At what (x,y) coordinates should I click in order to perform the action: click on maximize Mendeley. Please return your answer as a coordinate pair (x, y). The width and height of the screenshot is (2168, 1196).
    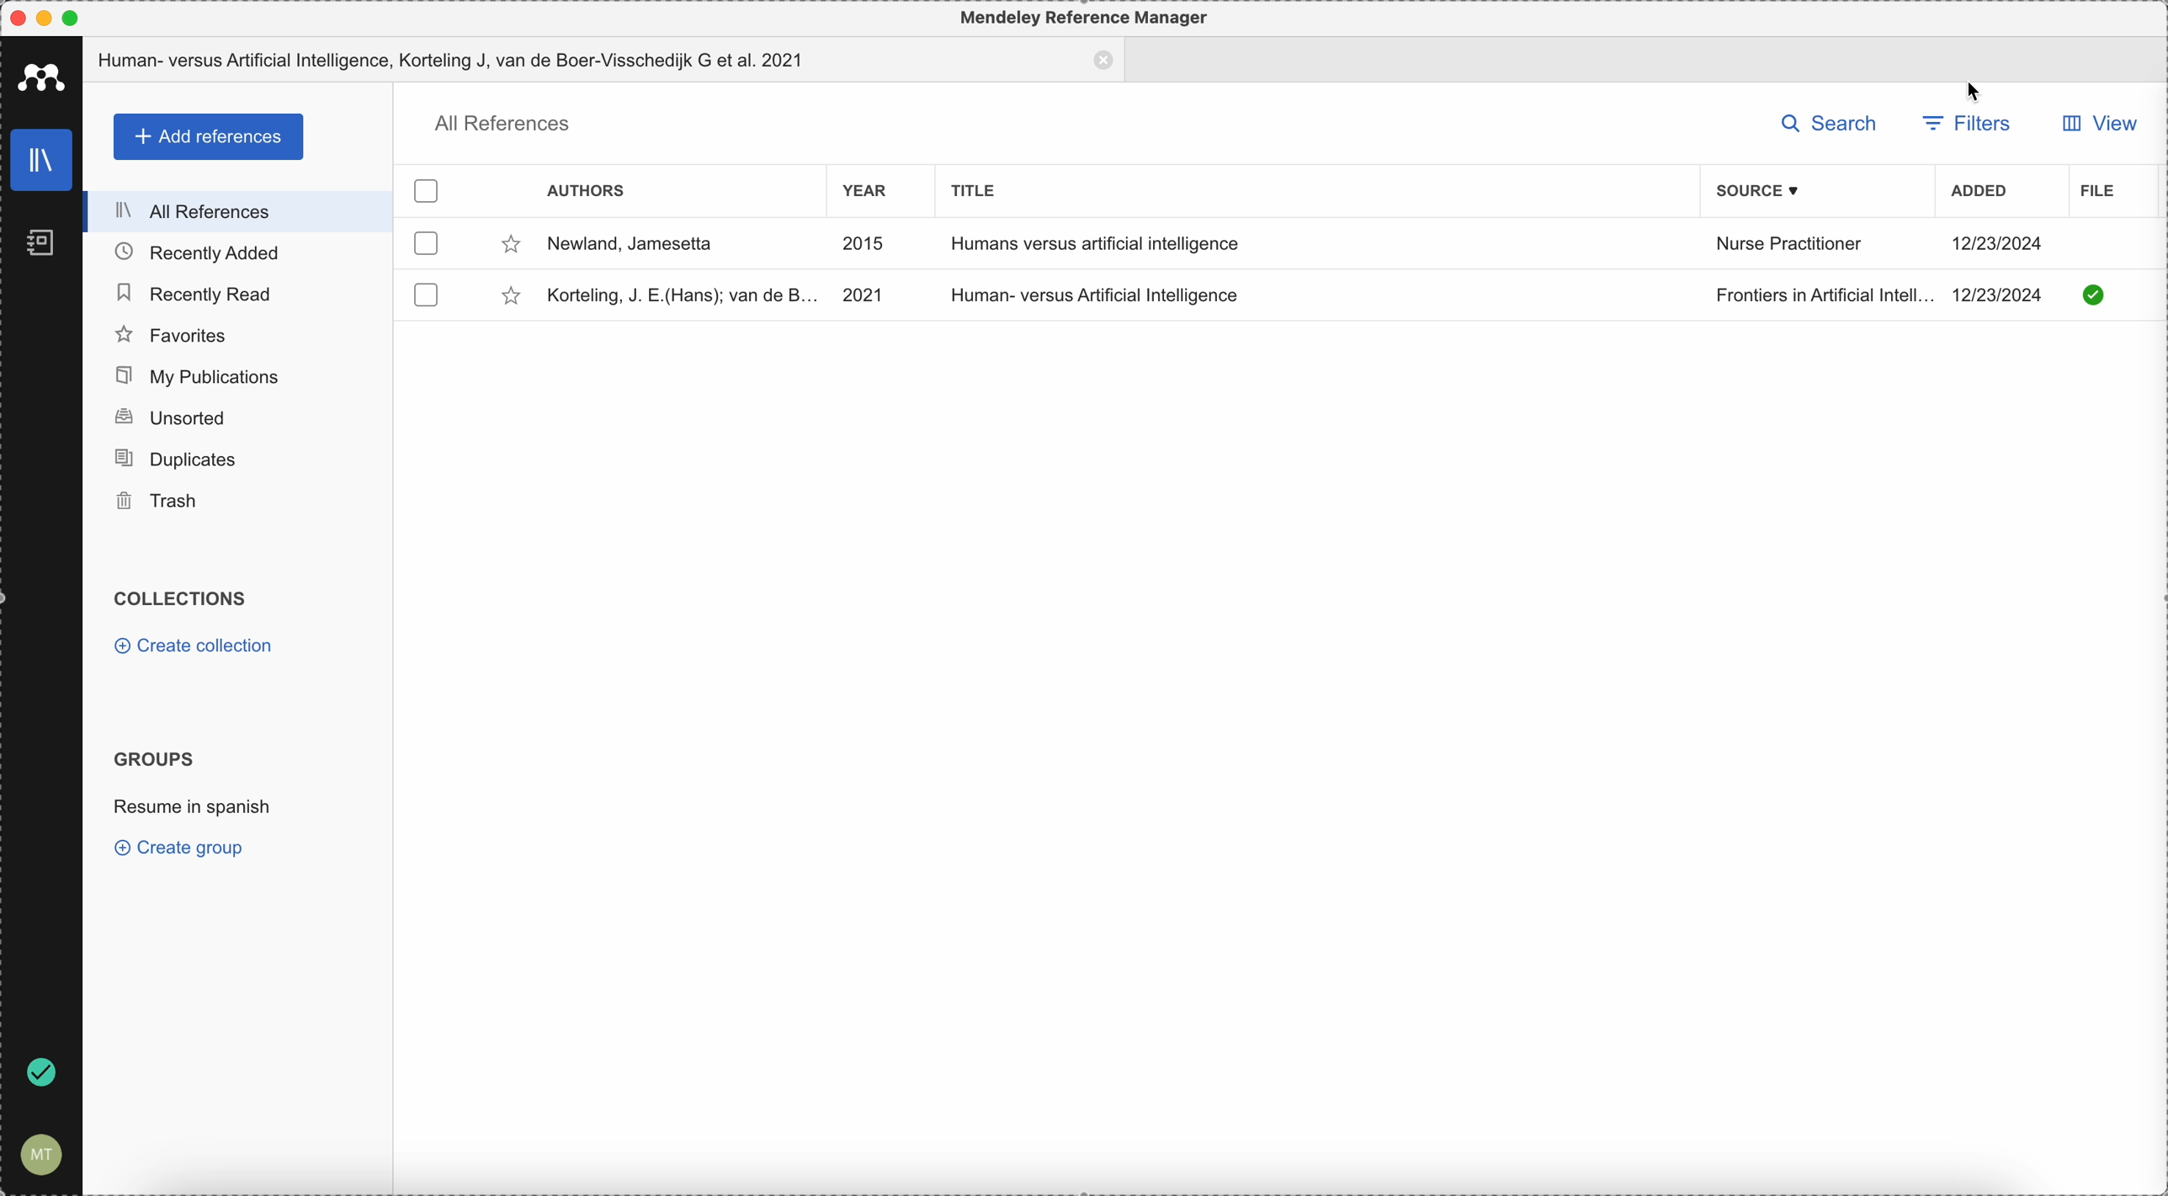
    Looking at the image, I should click on (80, 15).